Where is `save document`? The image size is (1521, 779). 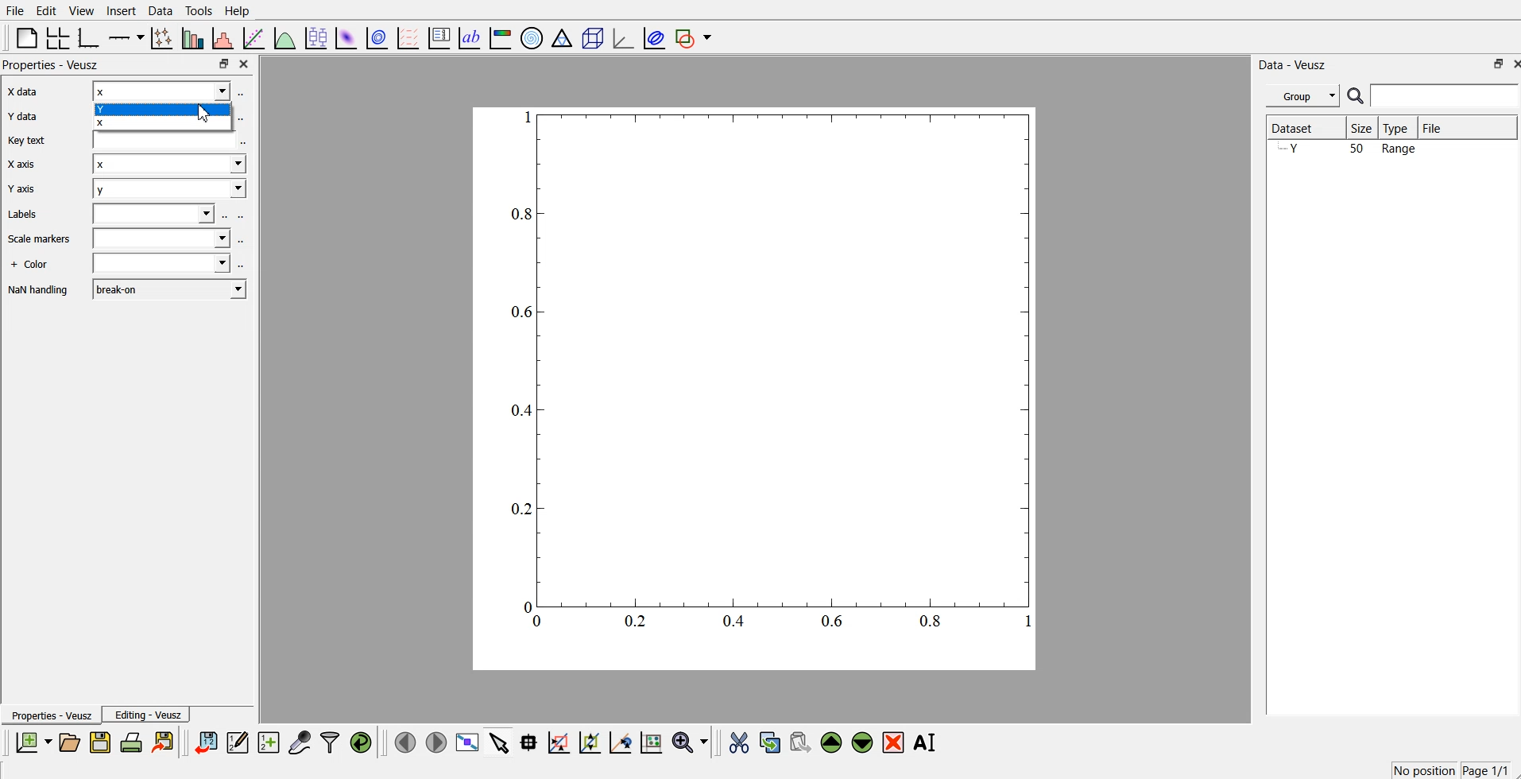
save document is located at coordinates (100, 743).